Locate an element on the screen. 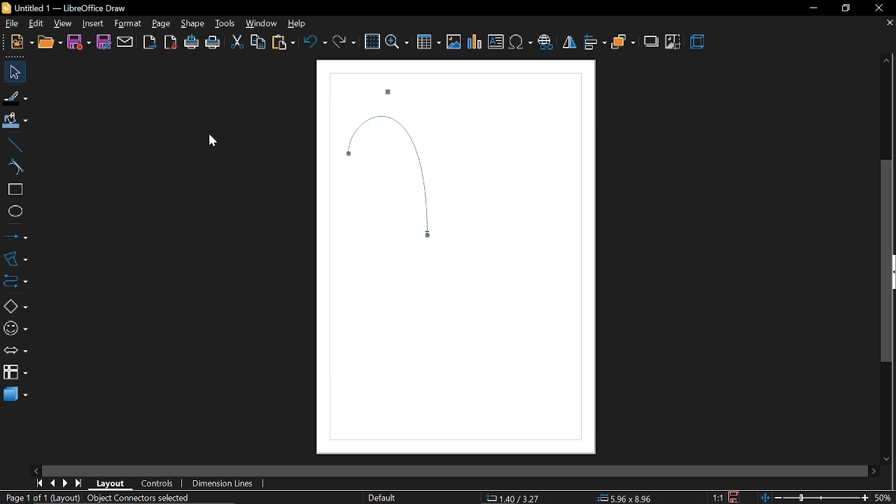 This screenshot has height=504, width=896. next page is located at coordinates (65, 483).